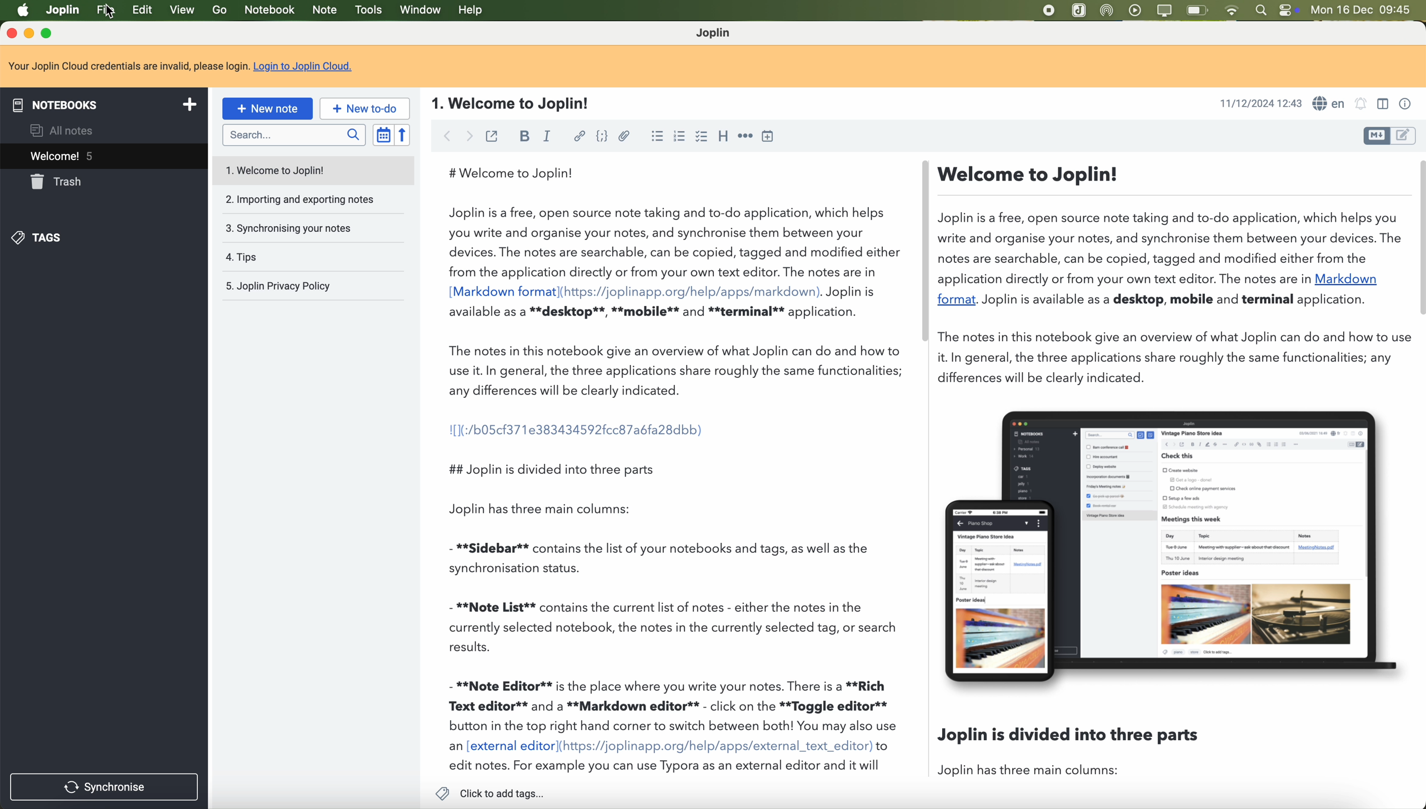 This screenshot has width=1426, height=809. Describe the element at coordinates (715, 33) in the screenshot. I see `Joplin` at that location.